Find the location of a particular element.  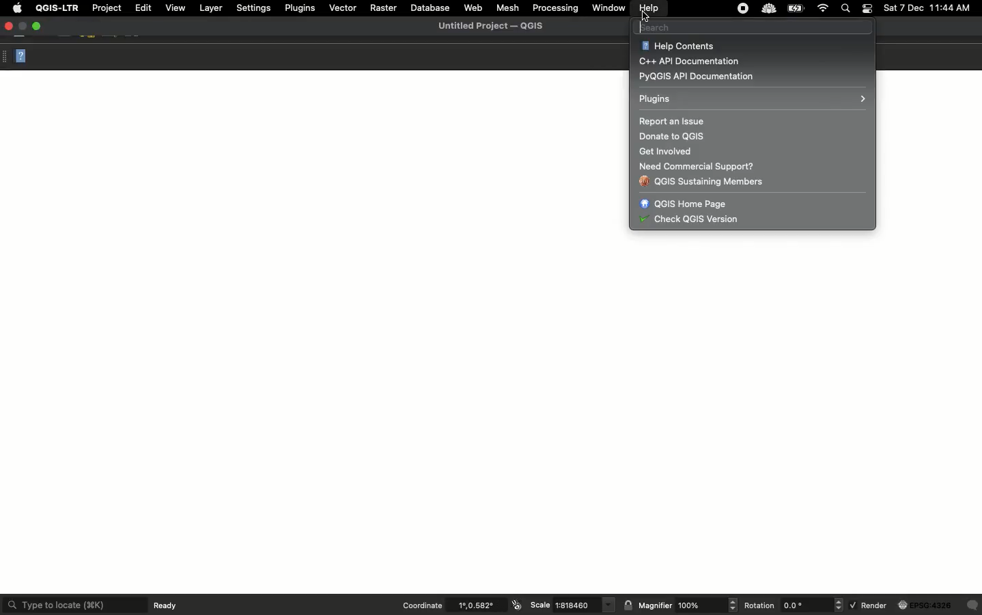

Ready is located at coordinates (169, 605).